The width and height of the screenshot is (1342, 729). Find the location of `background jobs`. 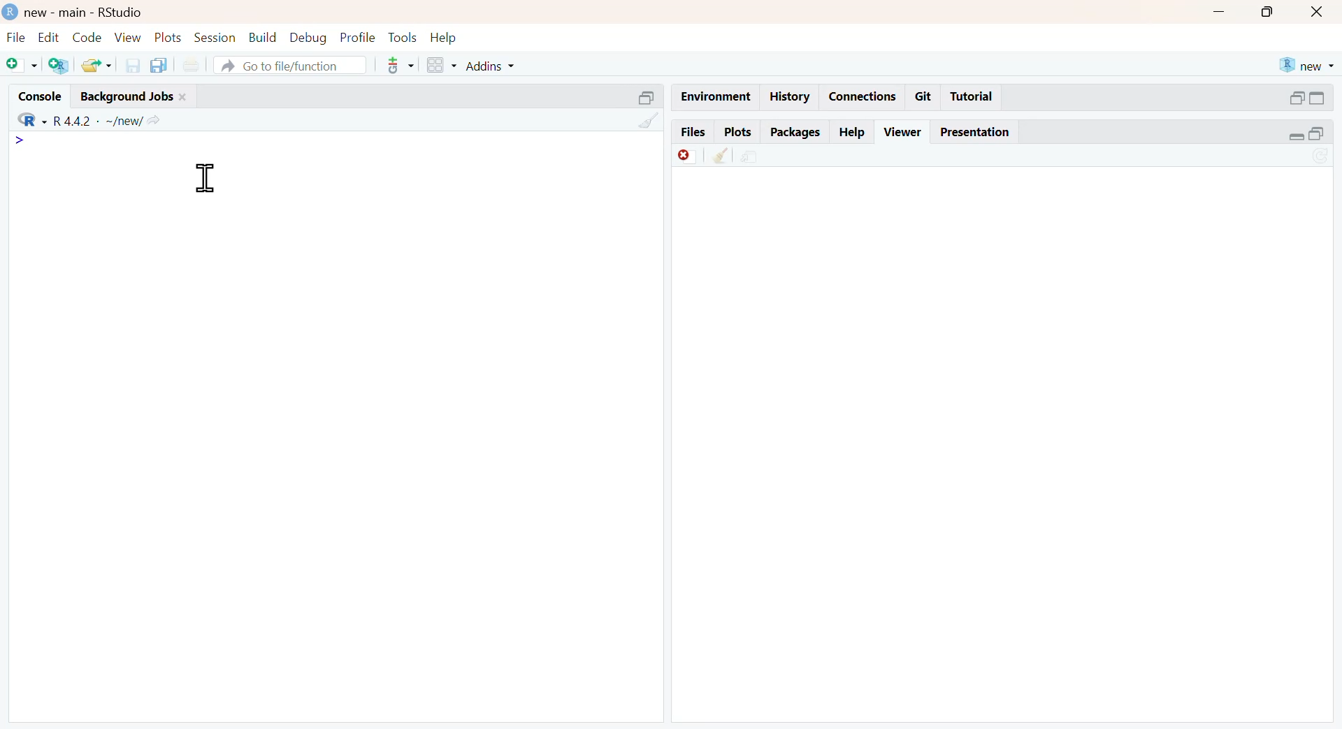

background jobs is located at coordinates (128, 97).